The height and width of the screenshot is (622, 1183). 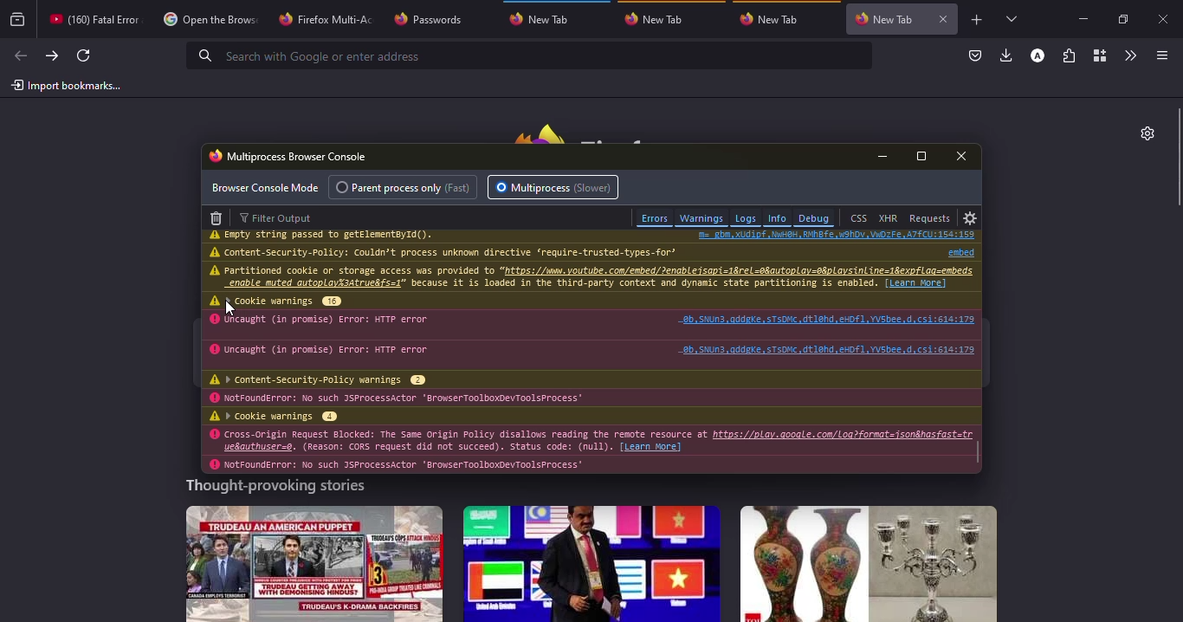 I want to click on tab, so click(x=885, y=16).